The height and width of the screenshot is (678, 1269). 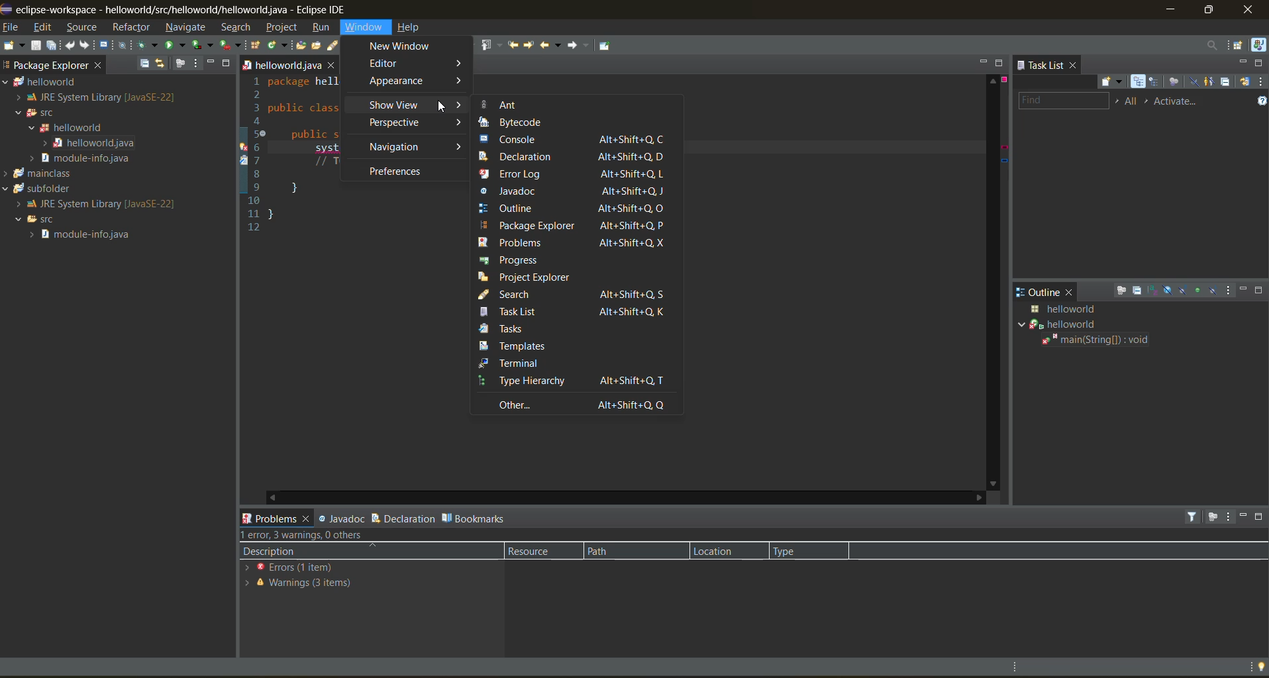 What do you see at coordinates (176, 45) in the screenshot?
I see `run` at bounding box center [176, 45].